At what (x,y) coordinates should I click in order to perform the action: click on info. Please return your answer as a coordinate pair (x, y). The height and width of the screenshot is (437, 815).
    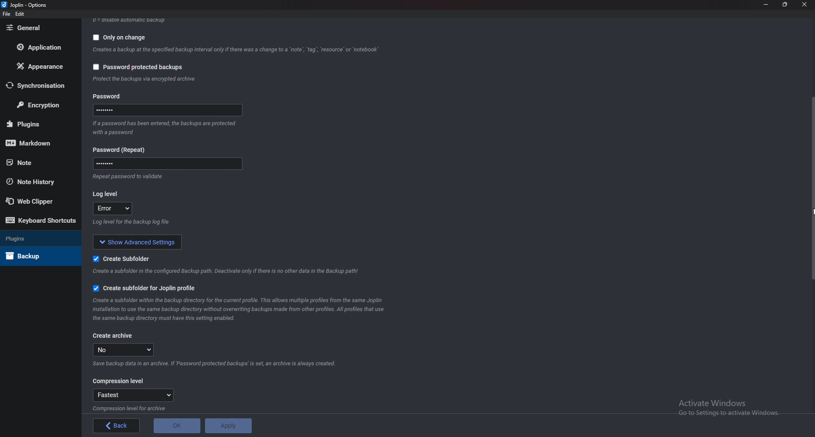
    Looking at the image, I should click on (144, 79).